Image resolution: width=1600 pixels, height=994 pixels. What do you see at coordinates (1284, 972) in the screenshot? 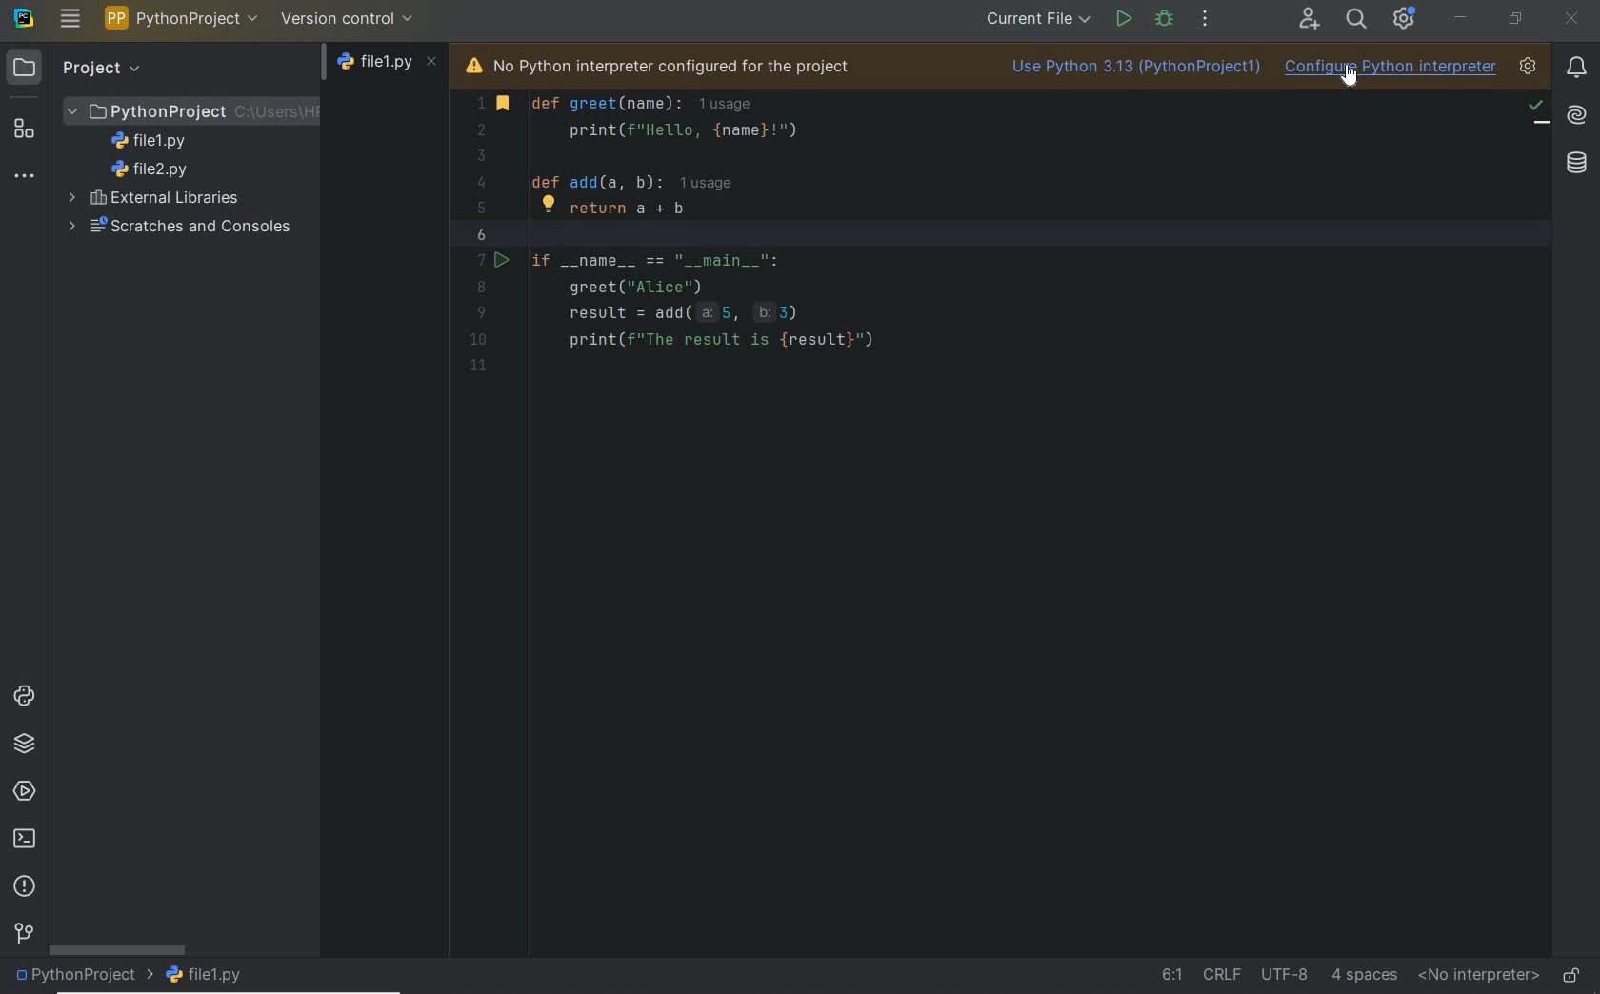
I see `file encoding` at bounding box center [1284, 972].